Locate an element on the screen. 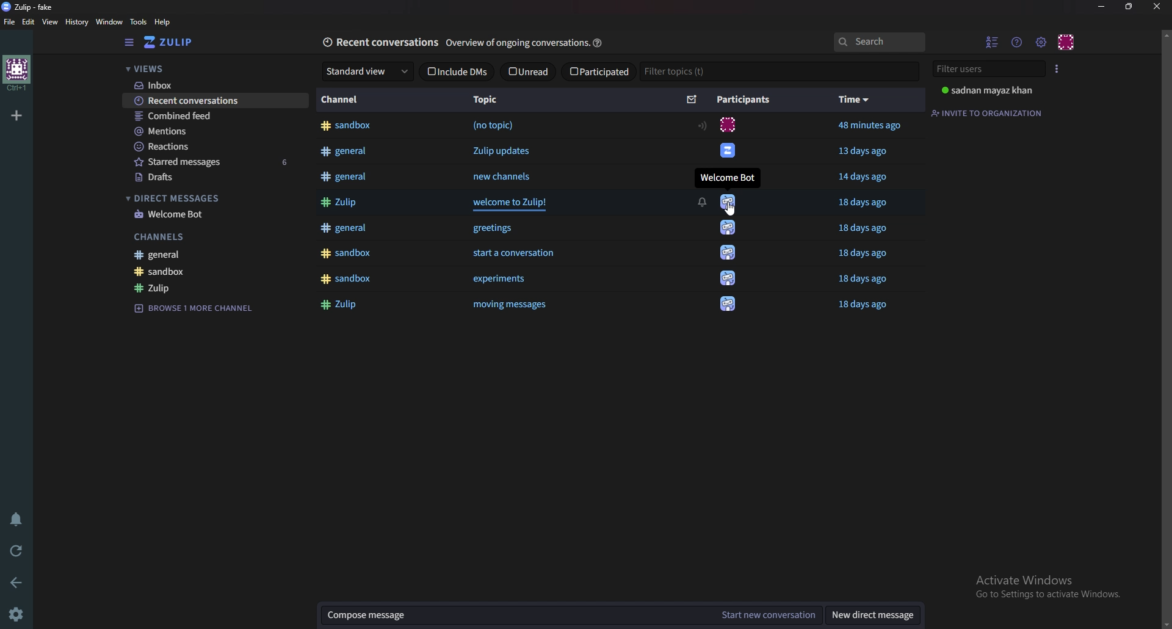 The width and height of the screenshot is (1172, 629). Compose message is located at coordinates (513, 617).